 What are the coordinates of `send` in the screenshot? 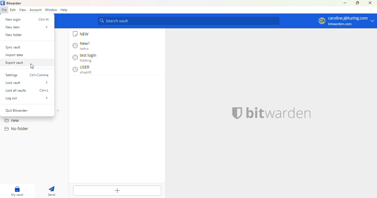 It's located at (51, 191).